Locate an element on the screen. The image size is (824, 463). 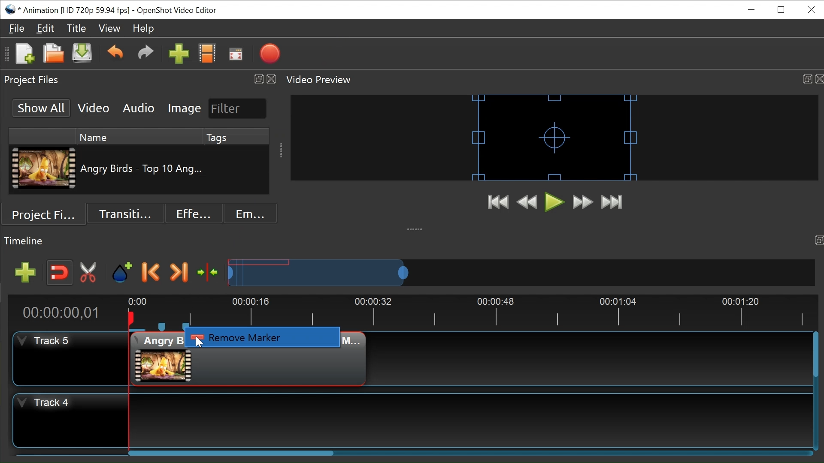
Import Files is located at coordinates (179, 56).